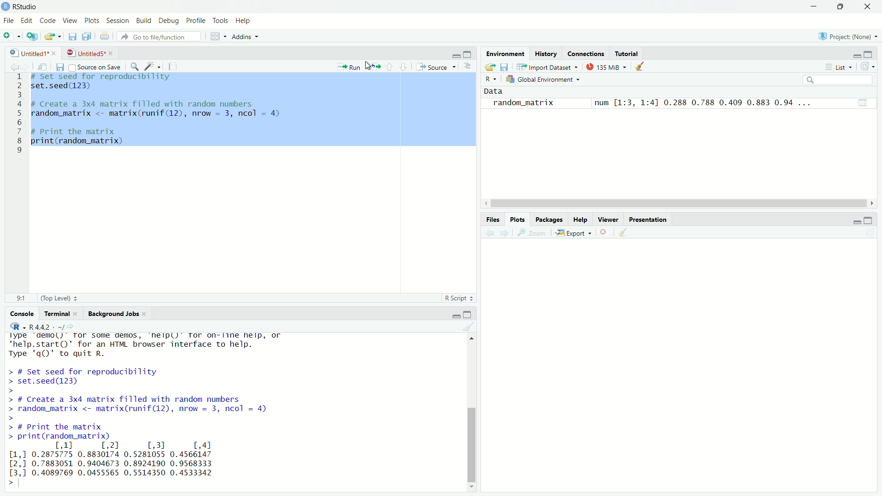 This screenshot has height=496, width=882. Describe the element at coordinates (675, 203) in the screenshot. I see `scroll bar` at that location.